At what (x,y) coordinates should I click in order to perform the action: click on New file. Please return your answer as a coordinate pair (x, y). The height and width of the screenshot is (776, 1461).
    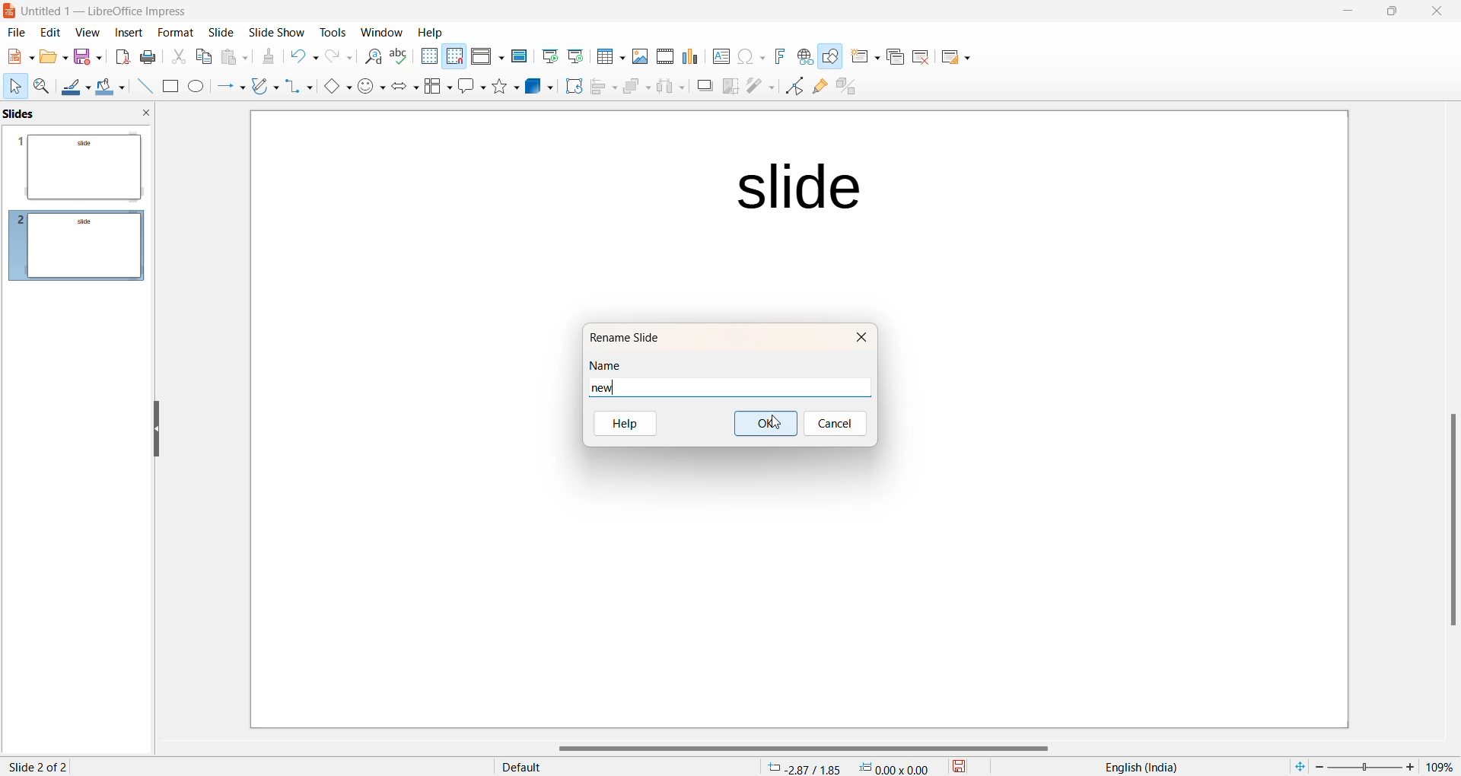
    Looking at the image, I should click on (18, 56).